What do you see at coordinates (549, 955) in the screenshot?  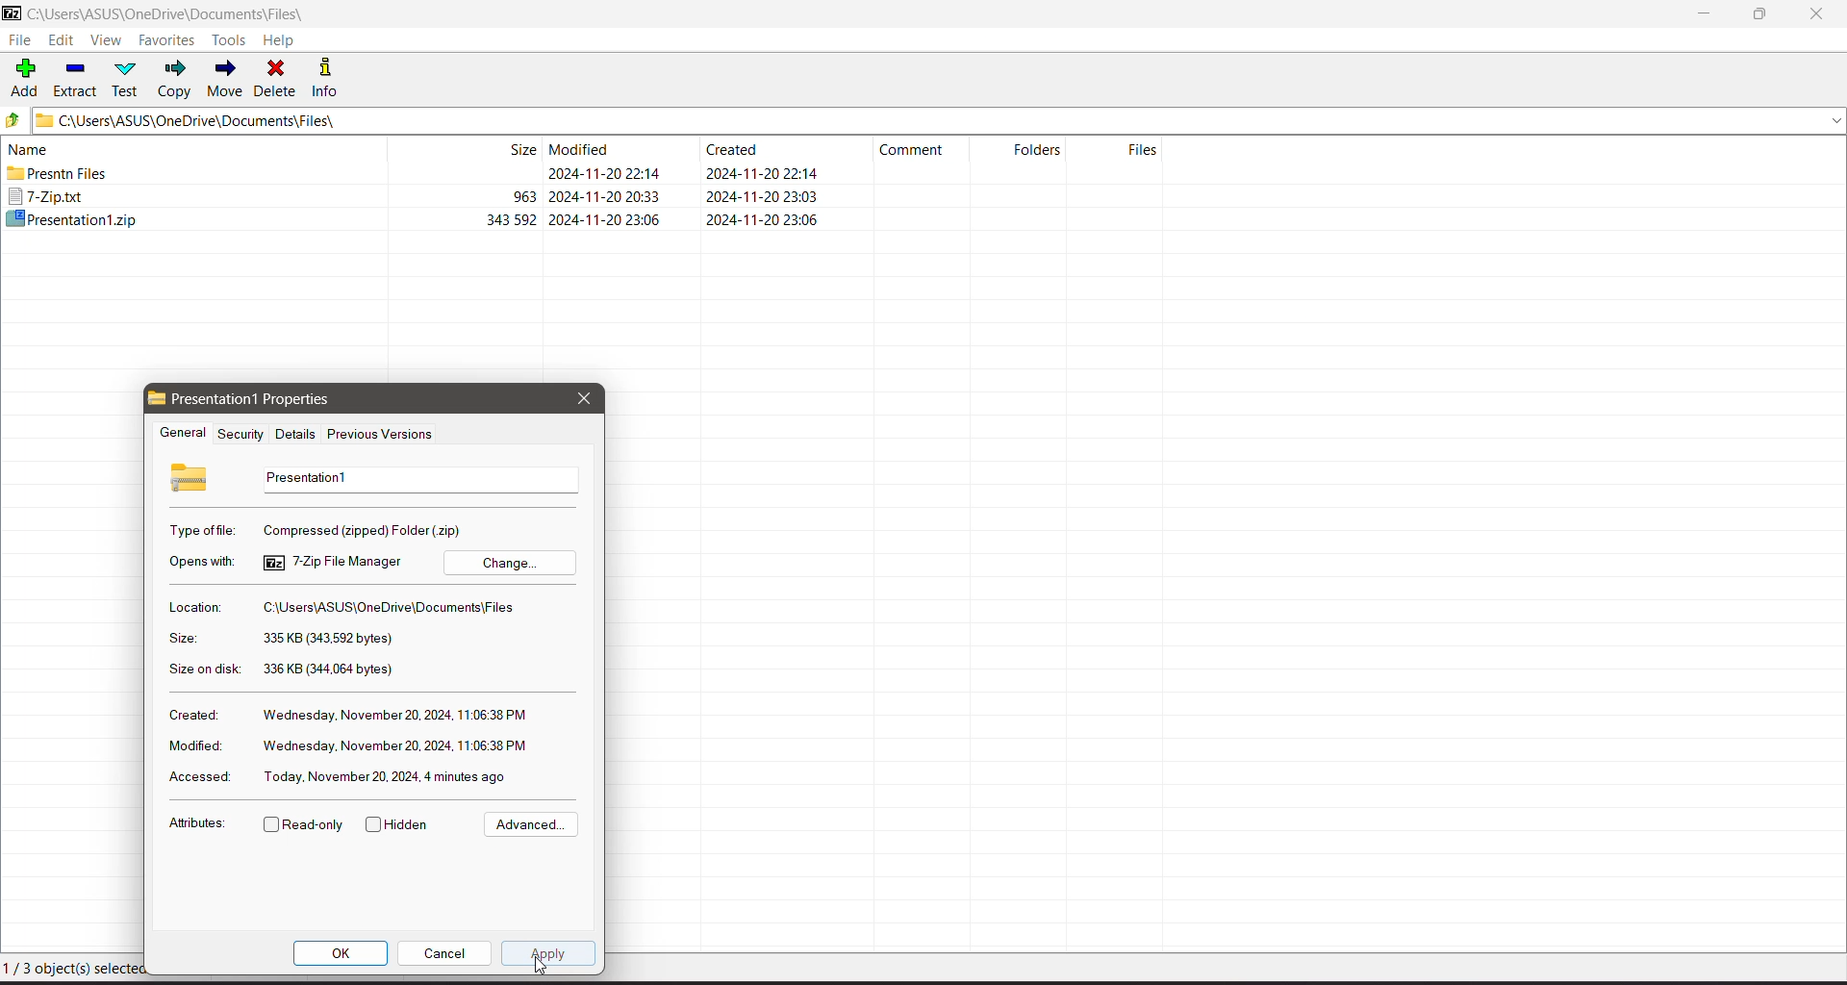 I see `Click to apply the changes made` at bounding box center [549, 955].